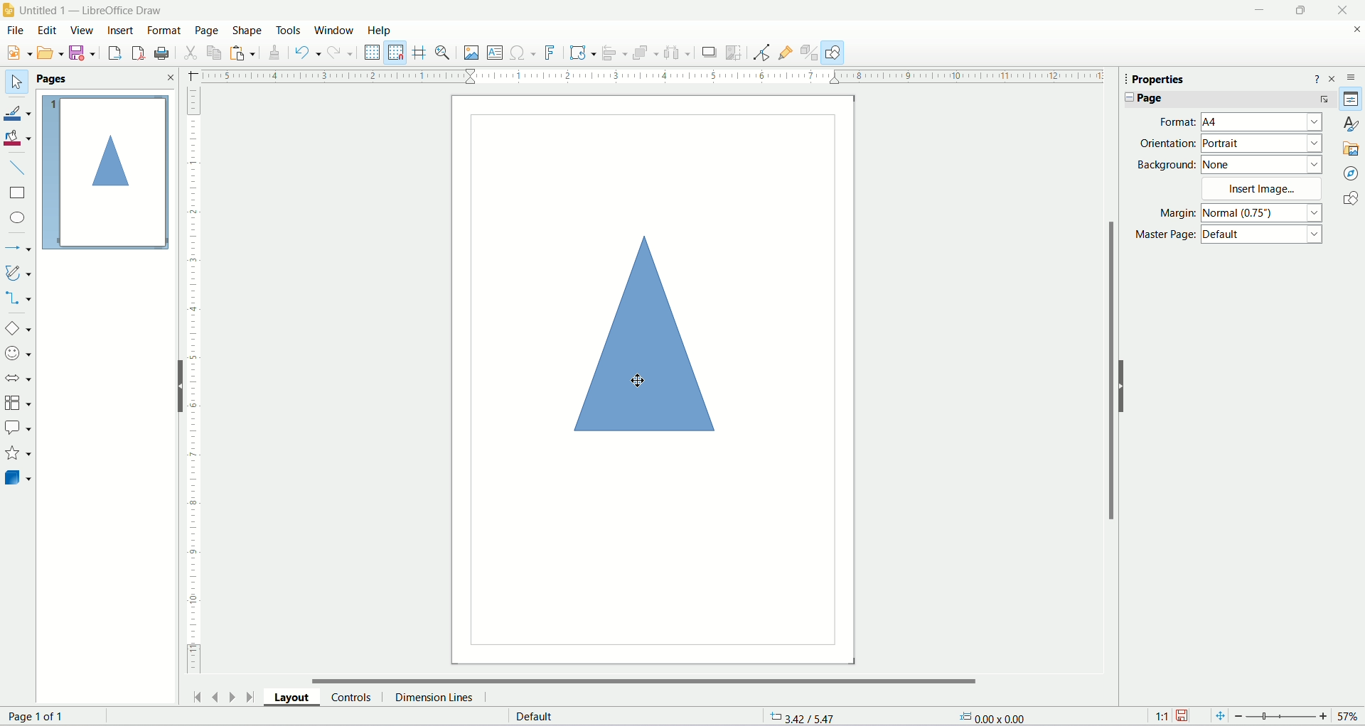 This screenshot has width=1365, height=726. I want to click on Background, so click(1164, 166).